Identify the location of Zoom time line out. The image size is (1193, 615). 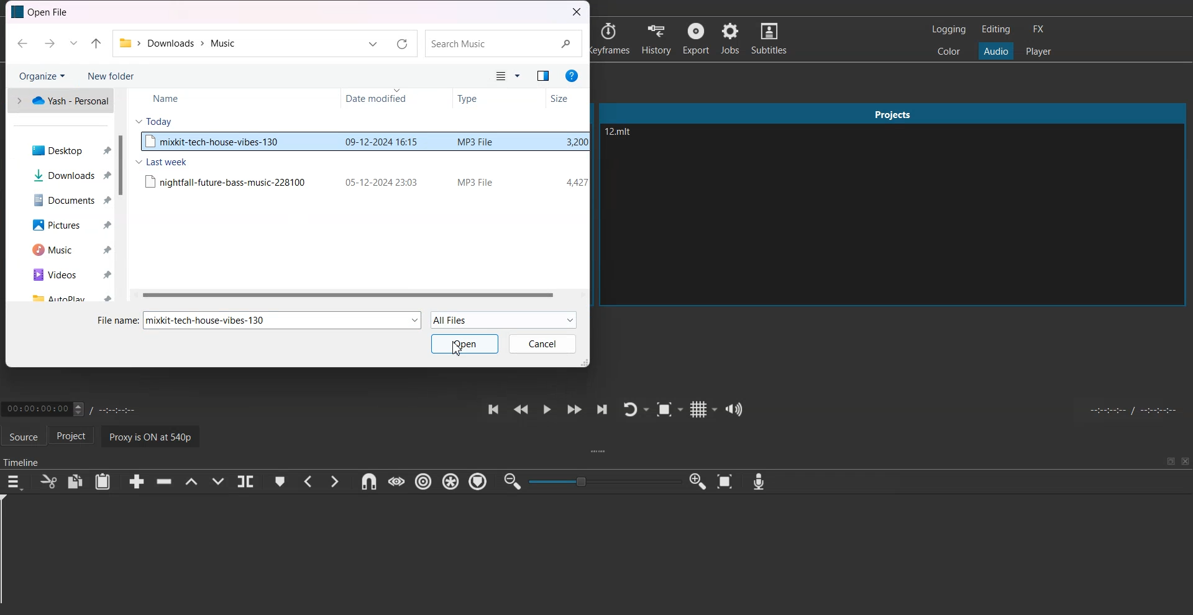
(511, 482).